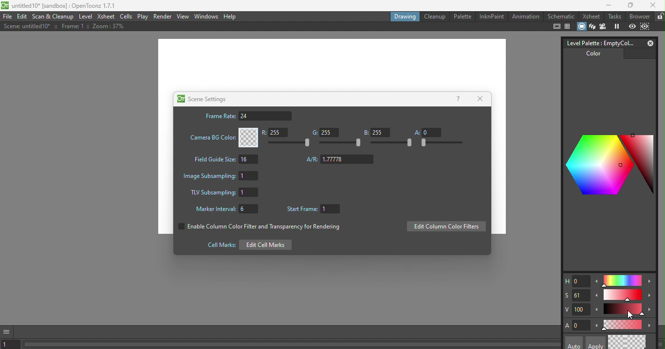 This screenshot has height=349, width=665. What do you see at coordinates (458, 98) in the screenshot?
I see `Help` at bounding box center [458, 98].